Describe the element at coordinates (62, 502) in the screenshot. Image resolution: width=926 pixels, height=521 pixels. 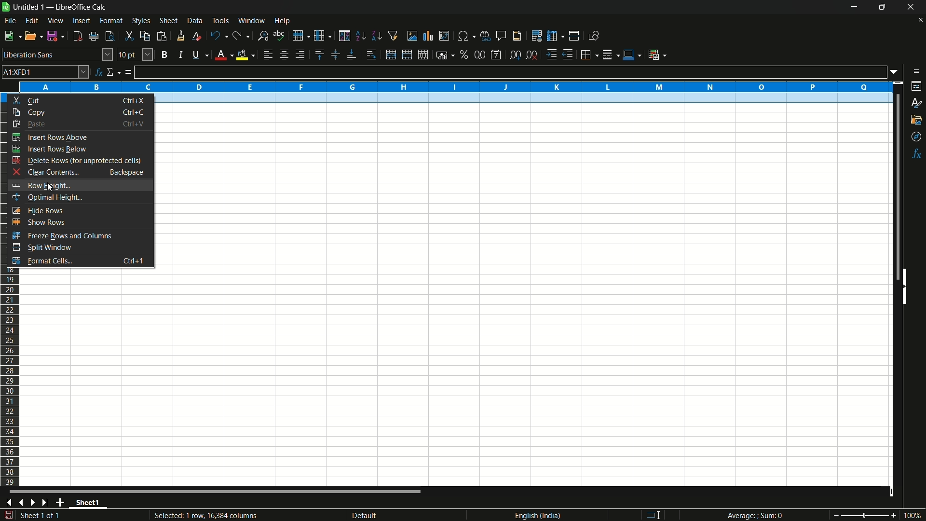
I see `add sheet` at that location.